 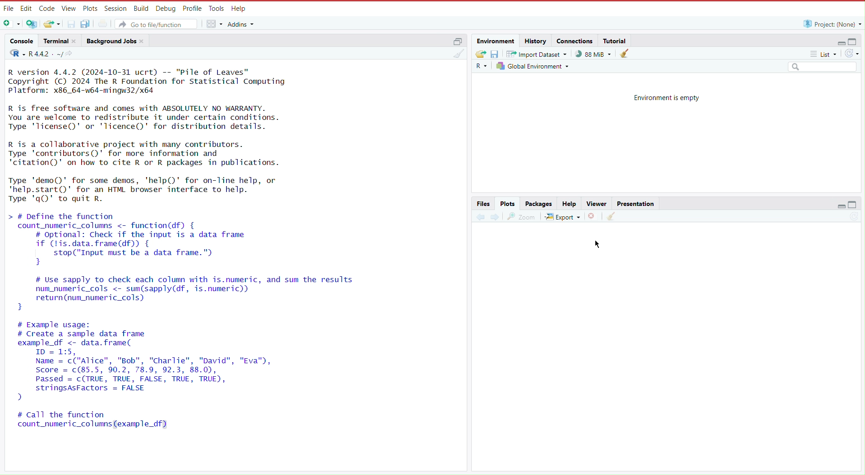 I want to click on Viewer, so click(x=595, y=204).